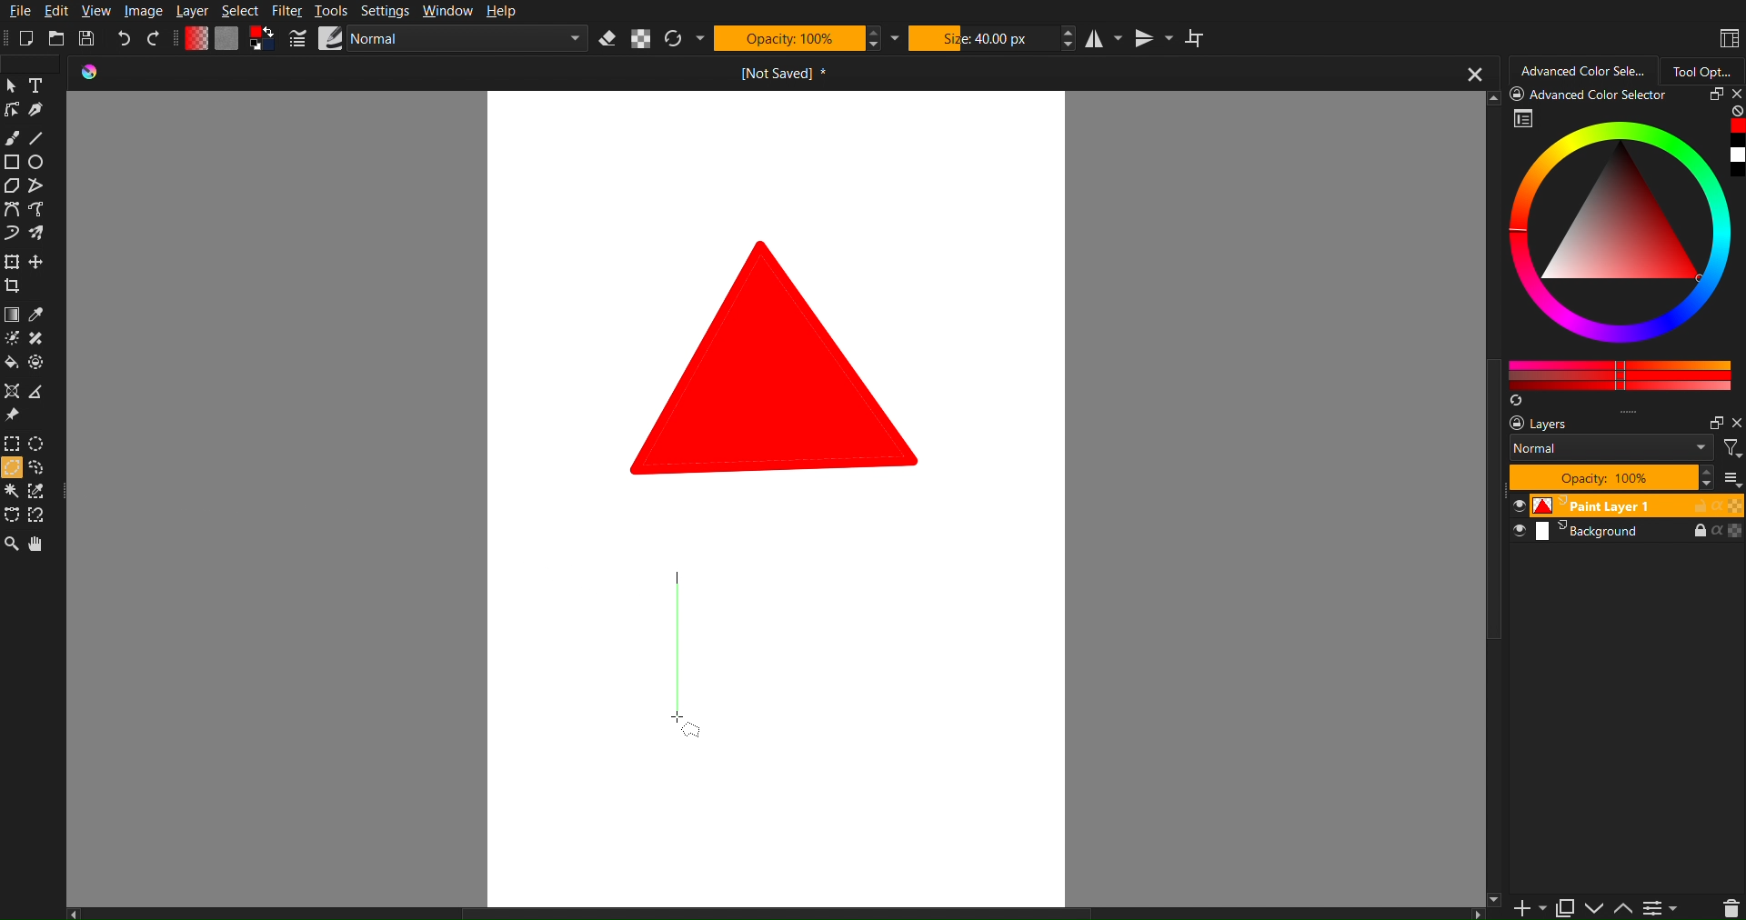 The image size is (1746, 920). I want to click on Free shape, so click(37, 234).